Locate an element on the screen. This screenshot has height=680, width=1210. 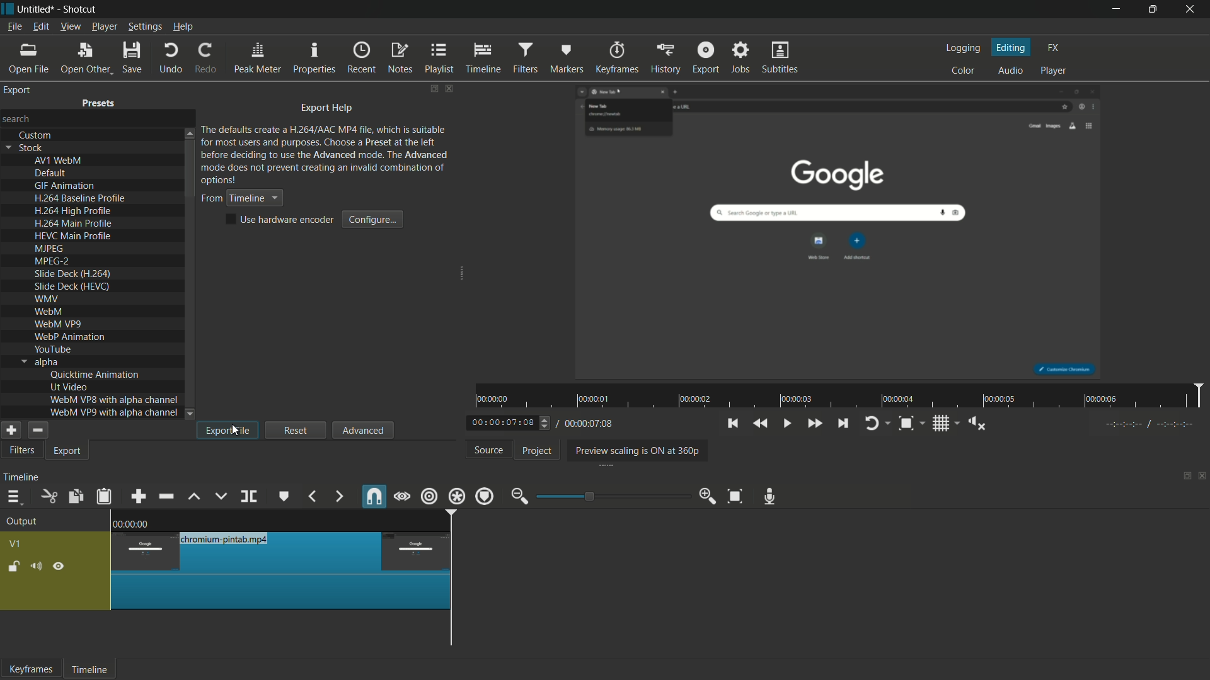
close timeline is located at coordinates (1202, 477).